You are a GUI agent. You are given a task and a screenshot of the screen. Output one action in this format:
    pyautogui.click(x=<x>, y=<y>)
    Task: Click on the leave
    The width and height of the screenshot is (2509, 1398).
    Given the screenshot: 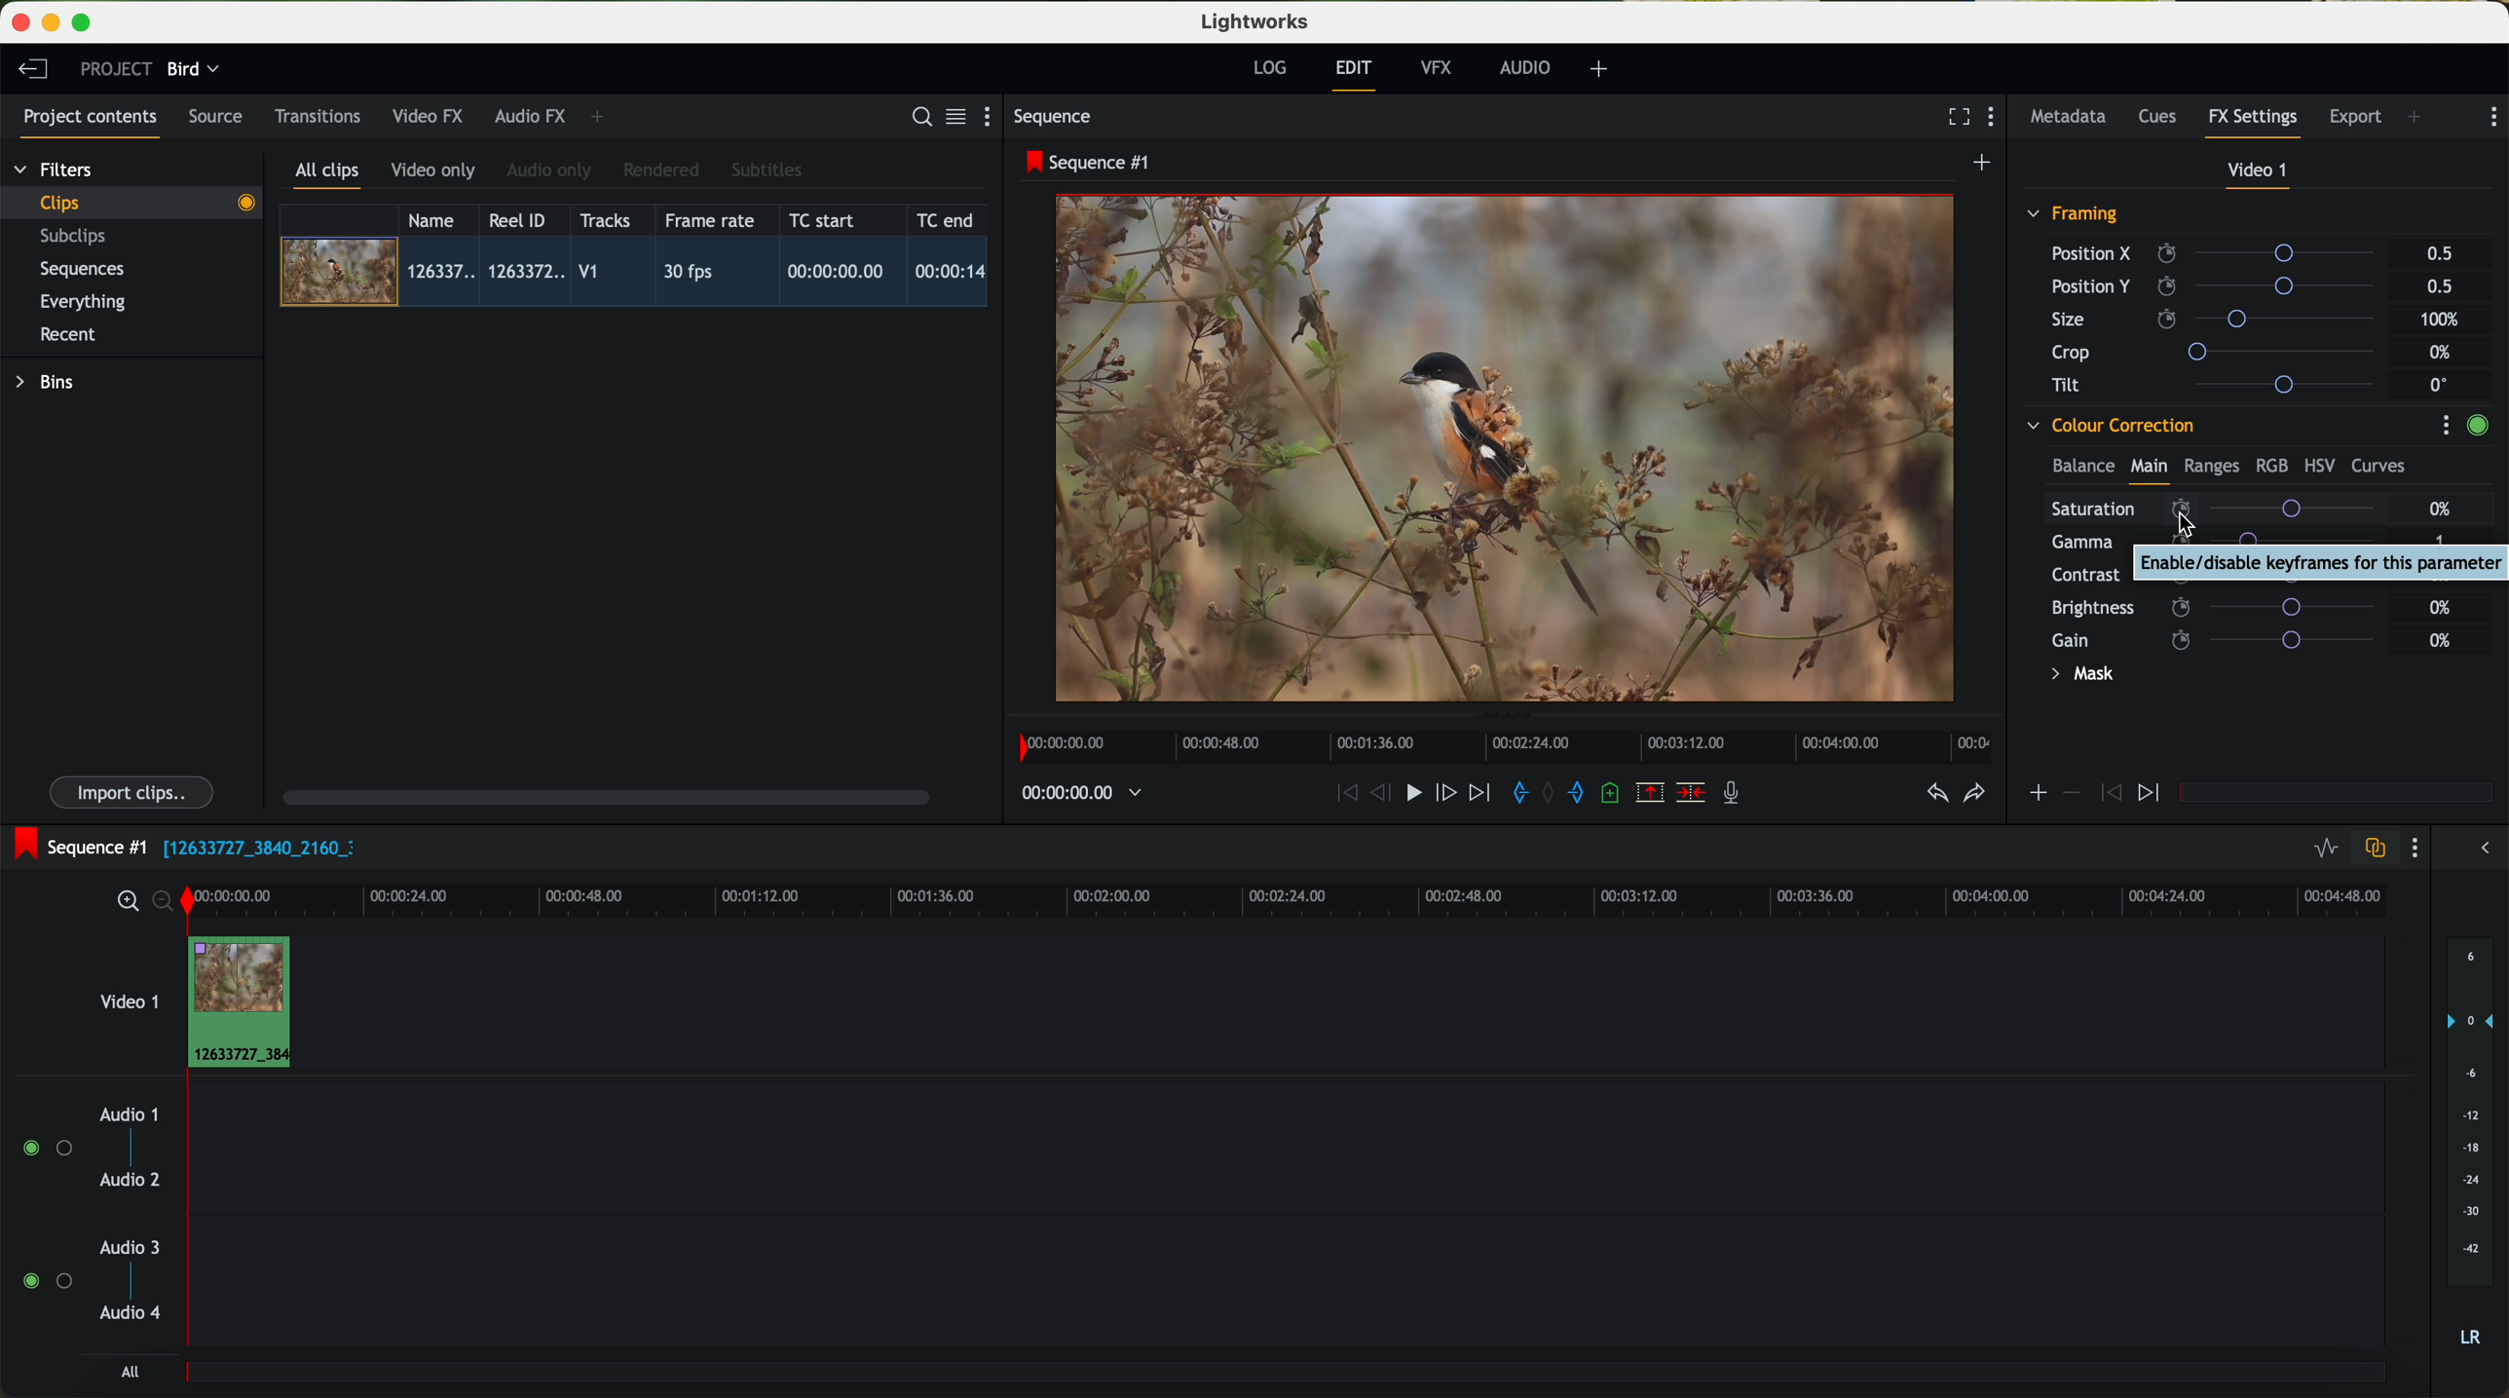 What is the action you would take?
    pyautogui.click(x=32, y=70)
    